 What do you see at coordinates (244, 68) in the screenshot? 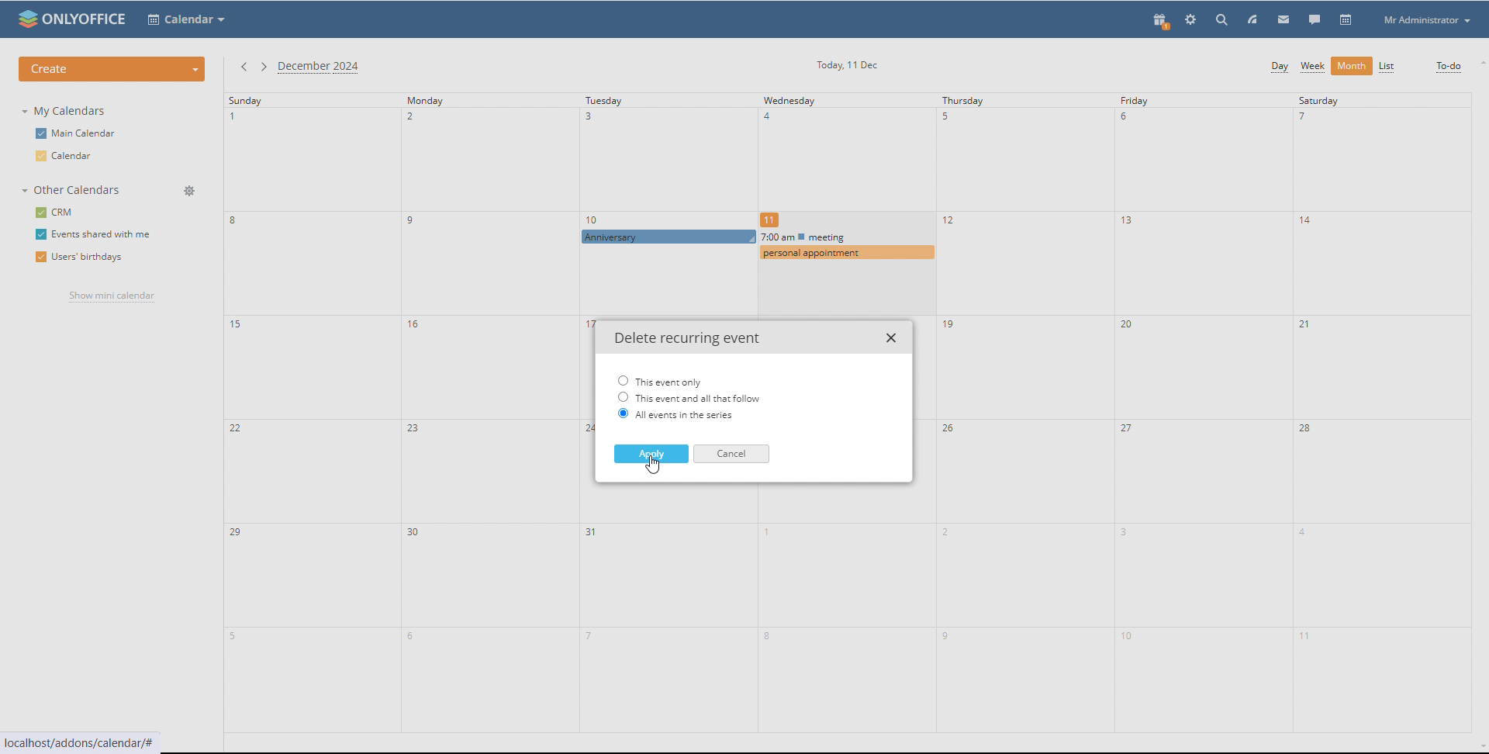
I see `previous month` at bounding box center [244, 68].